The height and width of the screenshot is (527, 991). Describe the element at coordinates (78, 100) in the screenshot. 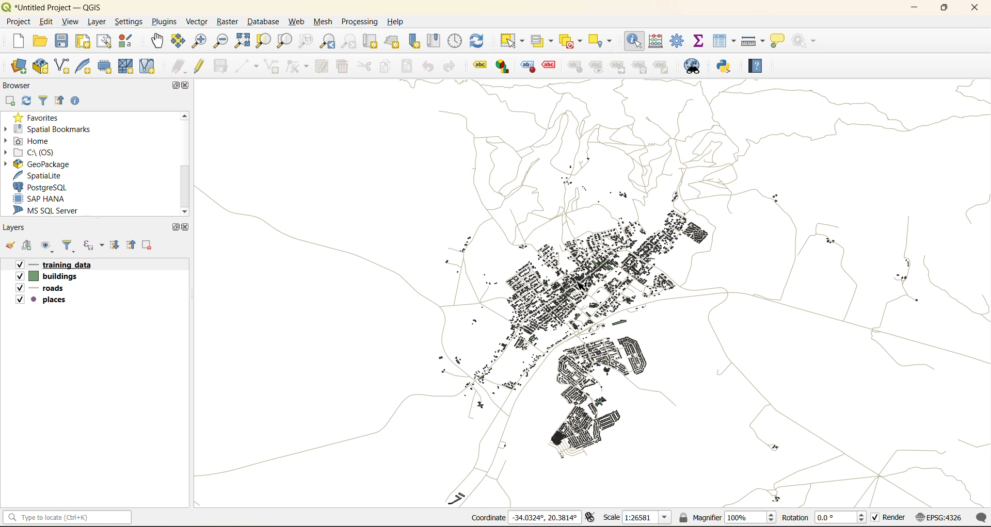

I see `enable properties` at that location.